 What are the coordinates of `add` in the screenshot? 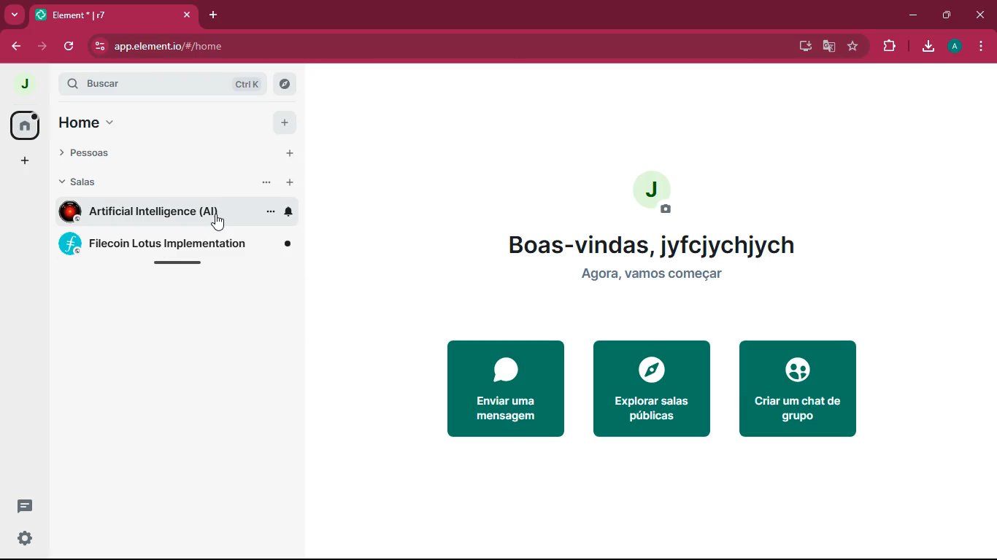 It's located at (284, 122).